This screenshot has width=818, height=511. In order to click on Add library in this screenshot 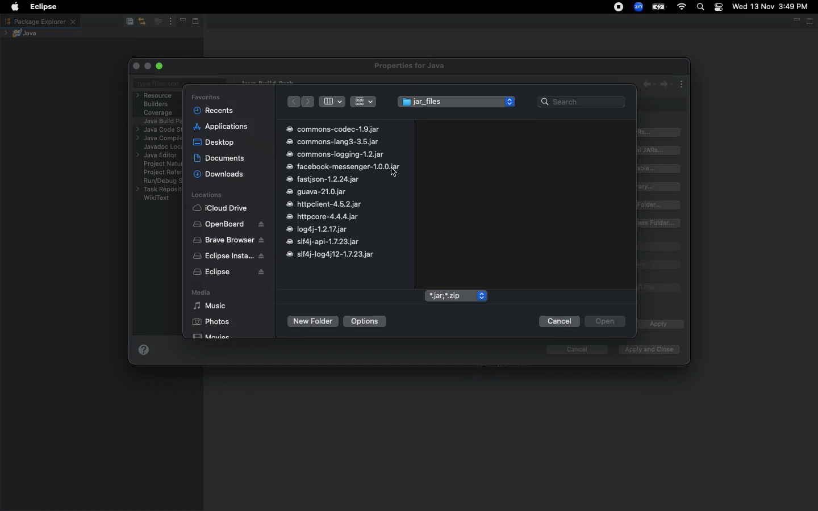, I will do `click(661, 187)`.